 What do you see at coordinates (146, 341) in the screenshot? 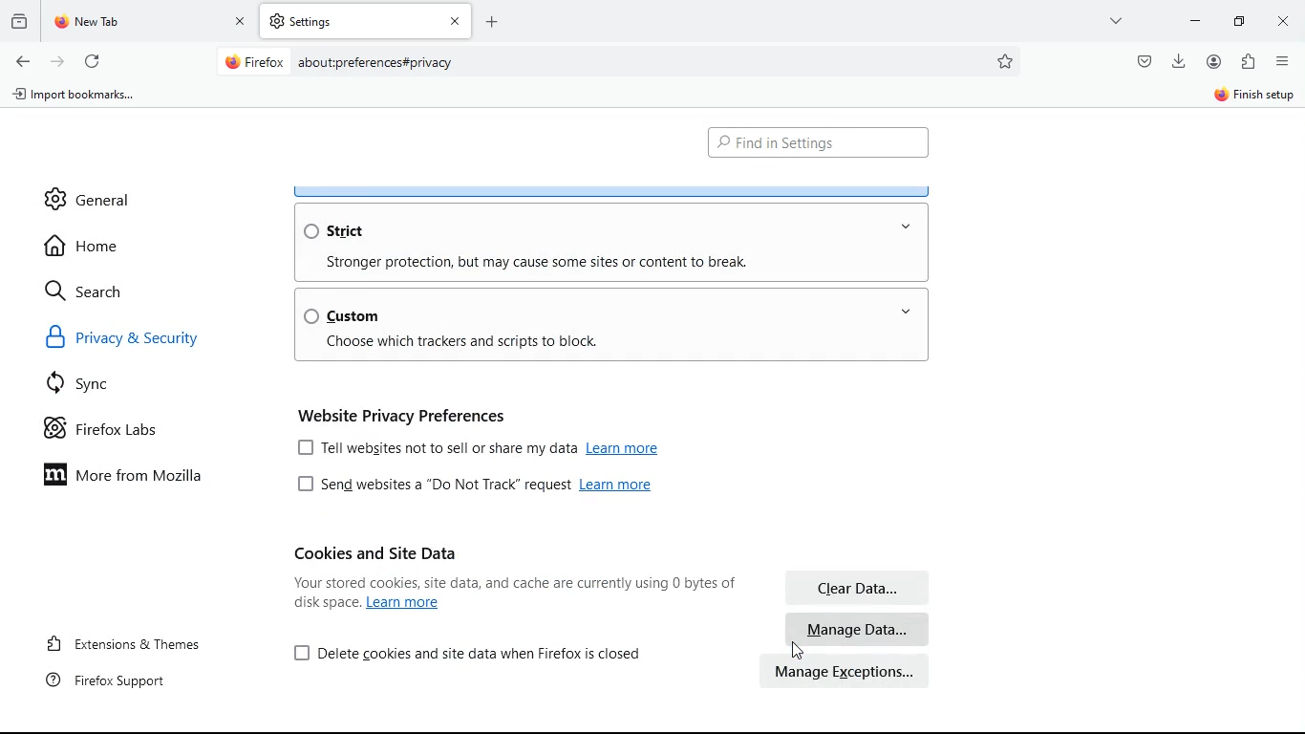
I see `privacy & security` at bounding box center [146, 341].